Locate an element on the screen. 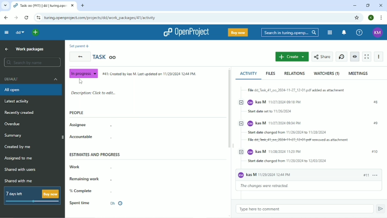  Created by and on is located at coordinates (150, 74).